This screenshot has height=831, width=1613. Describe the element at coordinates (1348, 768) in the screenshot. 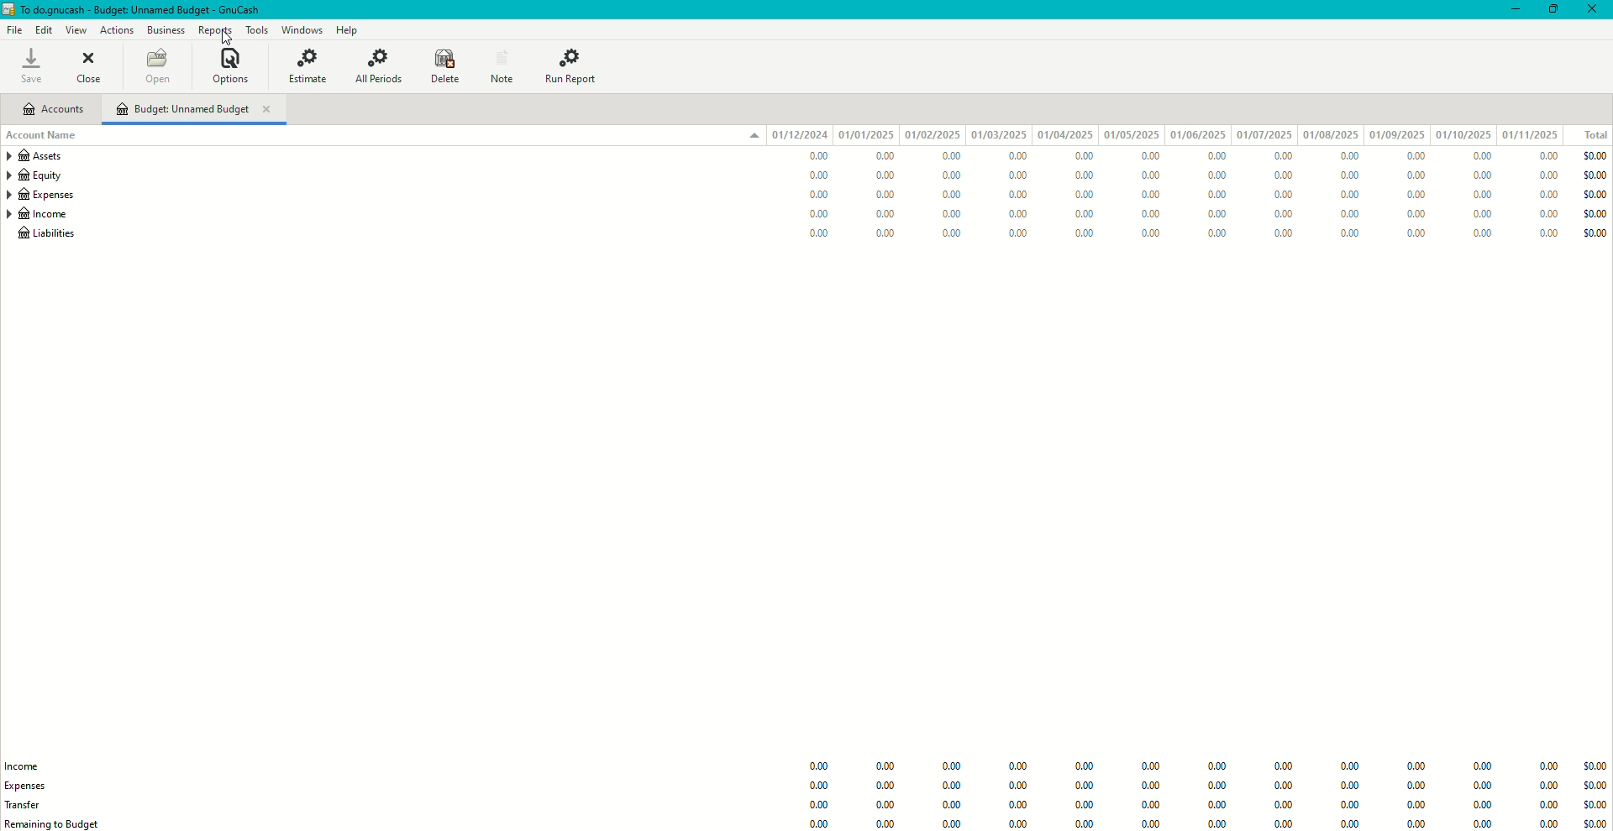

I see `0.00` at that location.